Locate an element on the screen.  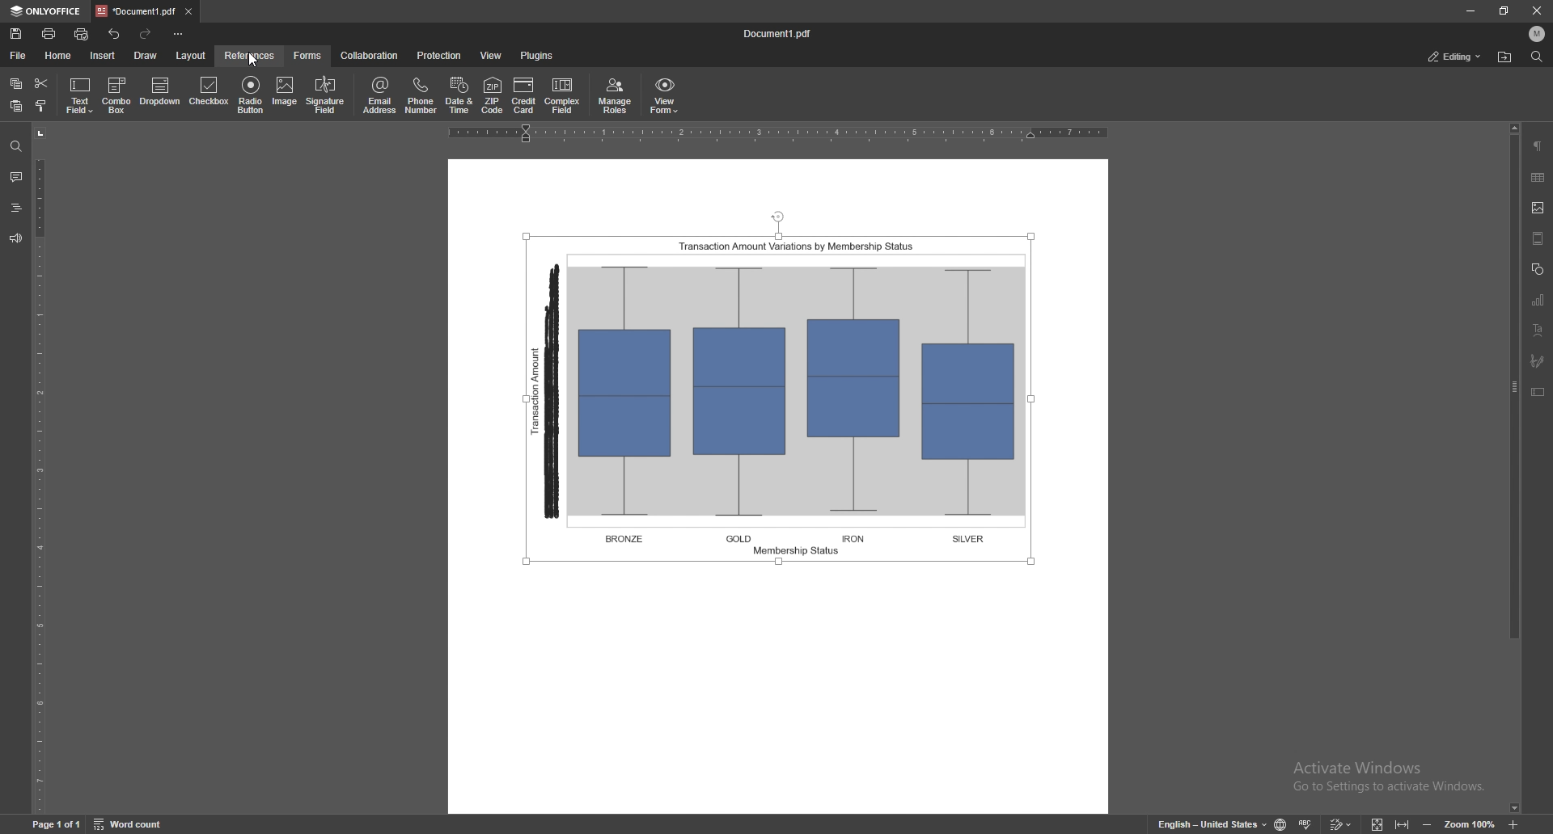
zoom in is located at coordinates (1513, 823).